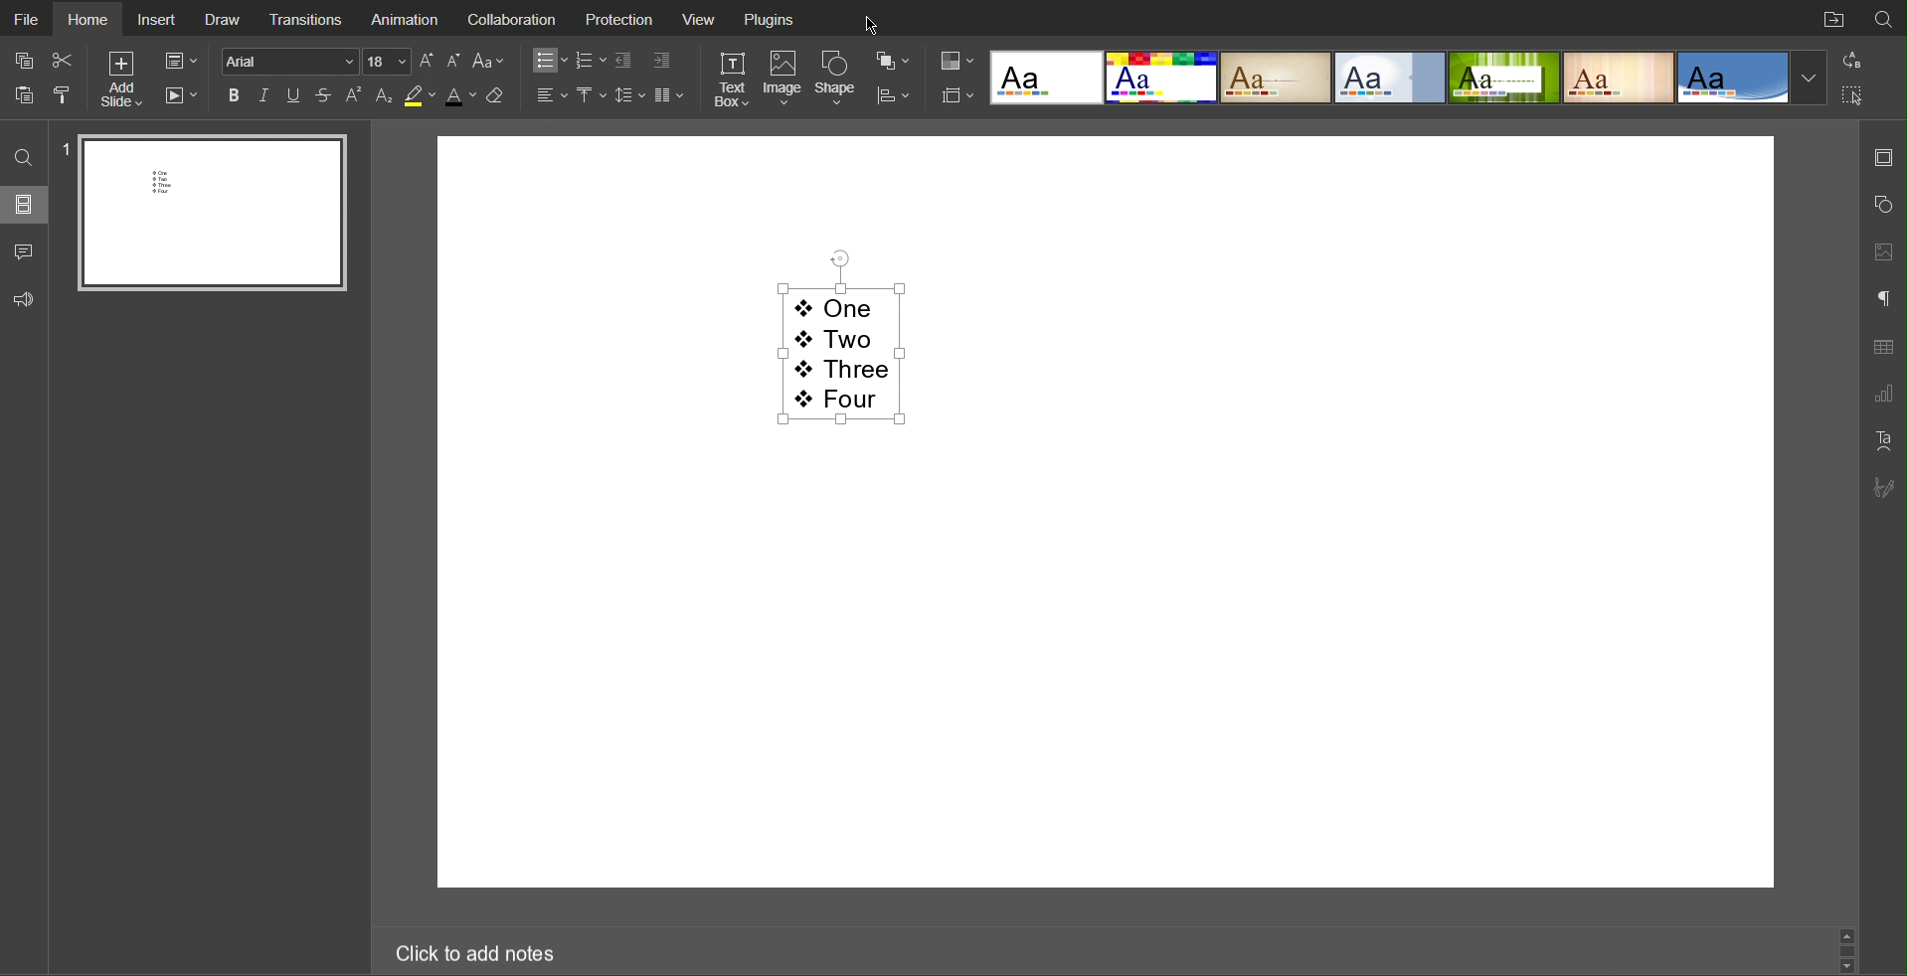 The height and width of the screenshot is (976, 1907). I want to click on Table, so click(1885, 346).